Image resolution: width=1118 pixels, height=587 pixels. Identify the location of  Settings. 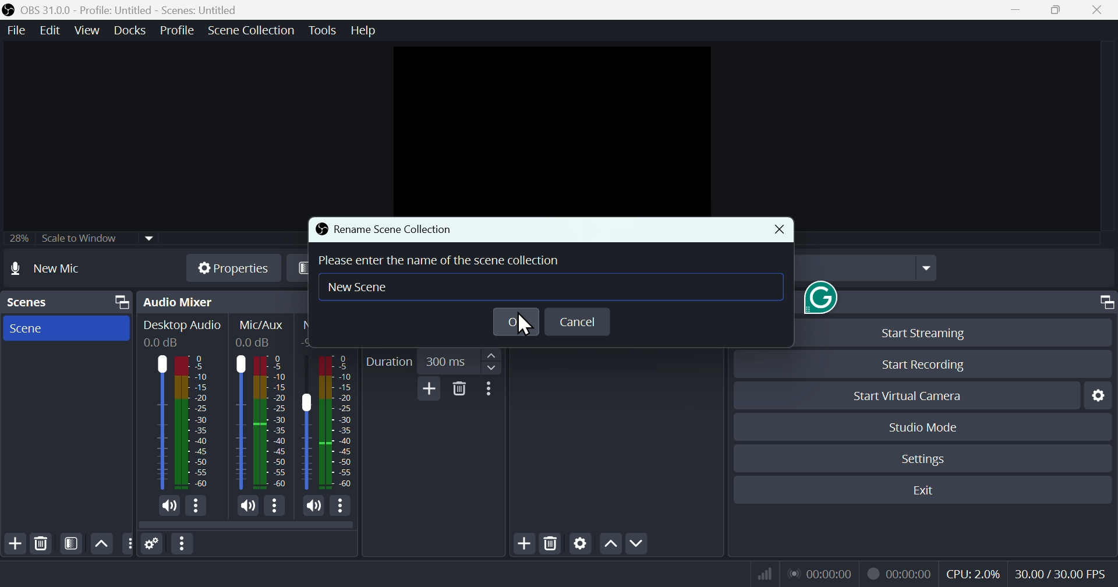
(579, 546).